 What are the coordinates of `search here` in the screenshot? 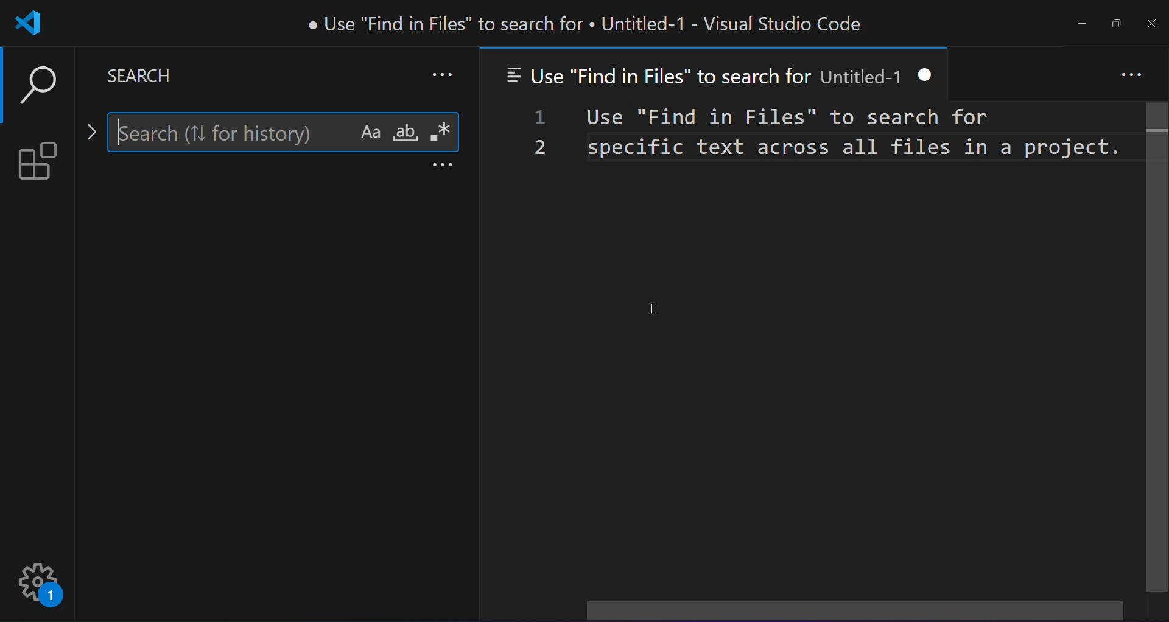 It's located at (218, 132).